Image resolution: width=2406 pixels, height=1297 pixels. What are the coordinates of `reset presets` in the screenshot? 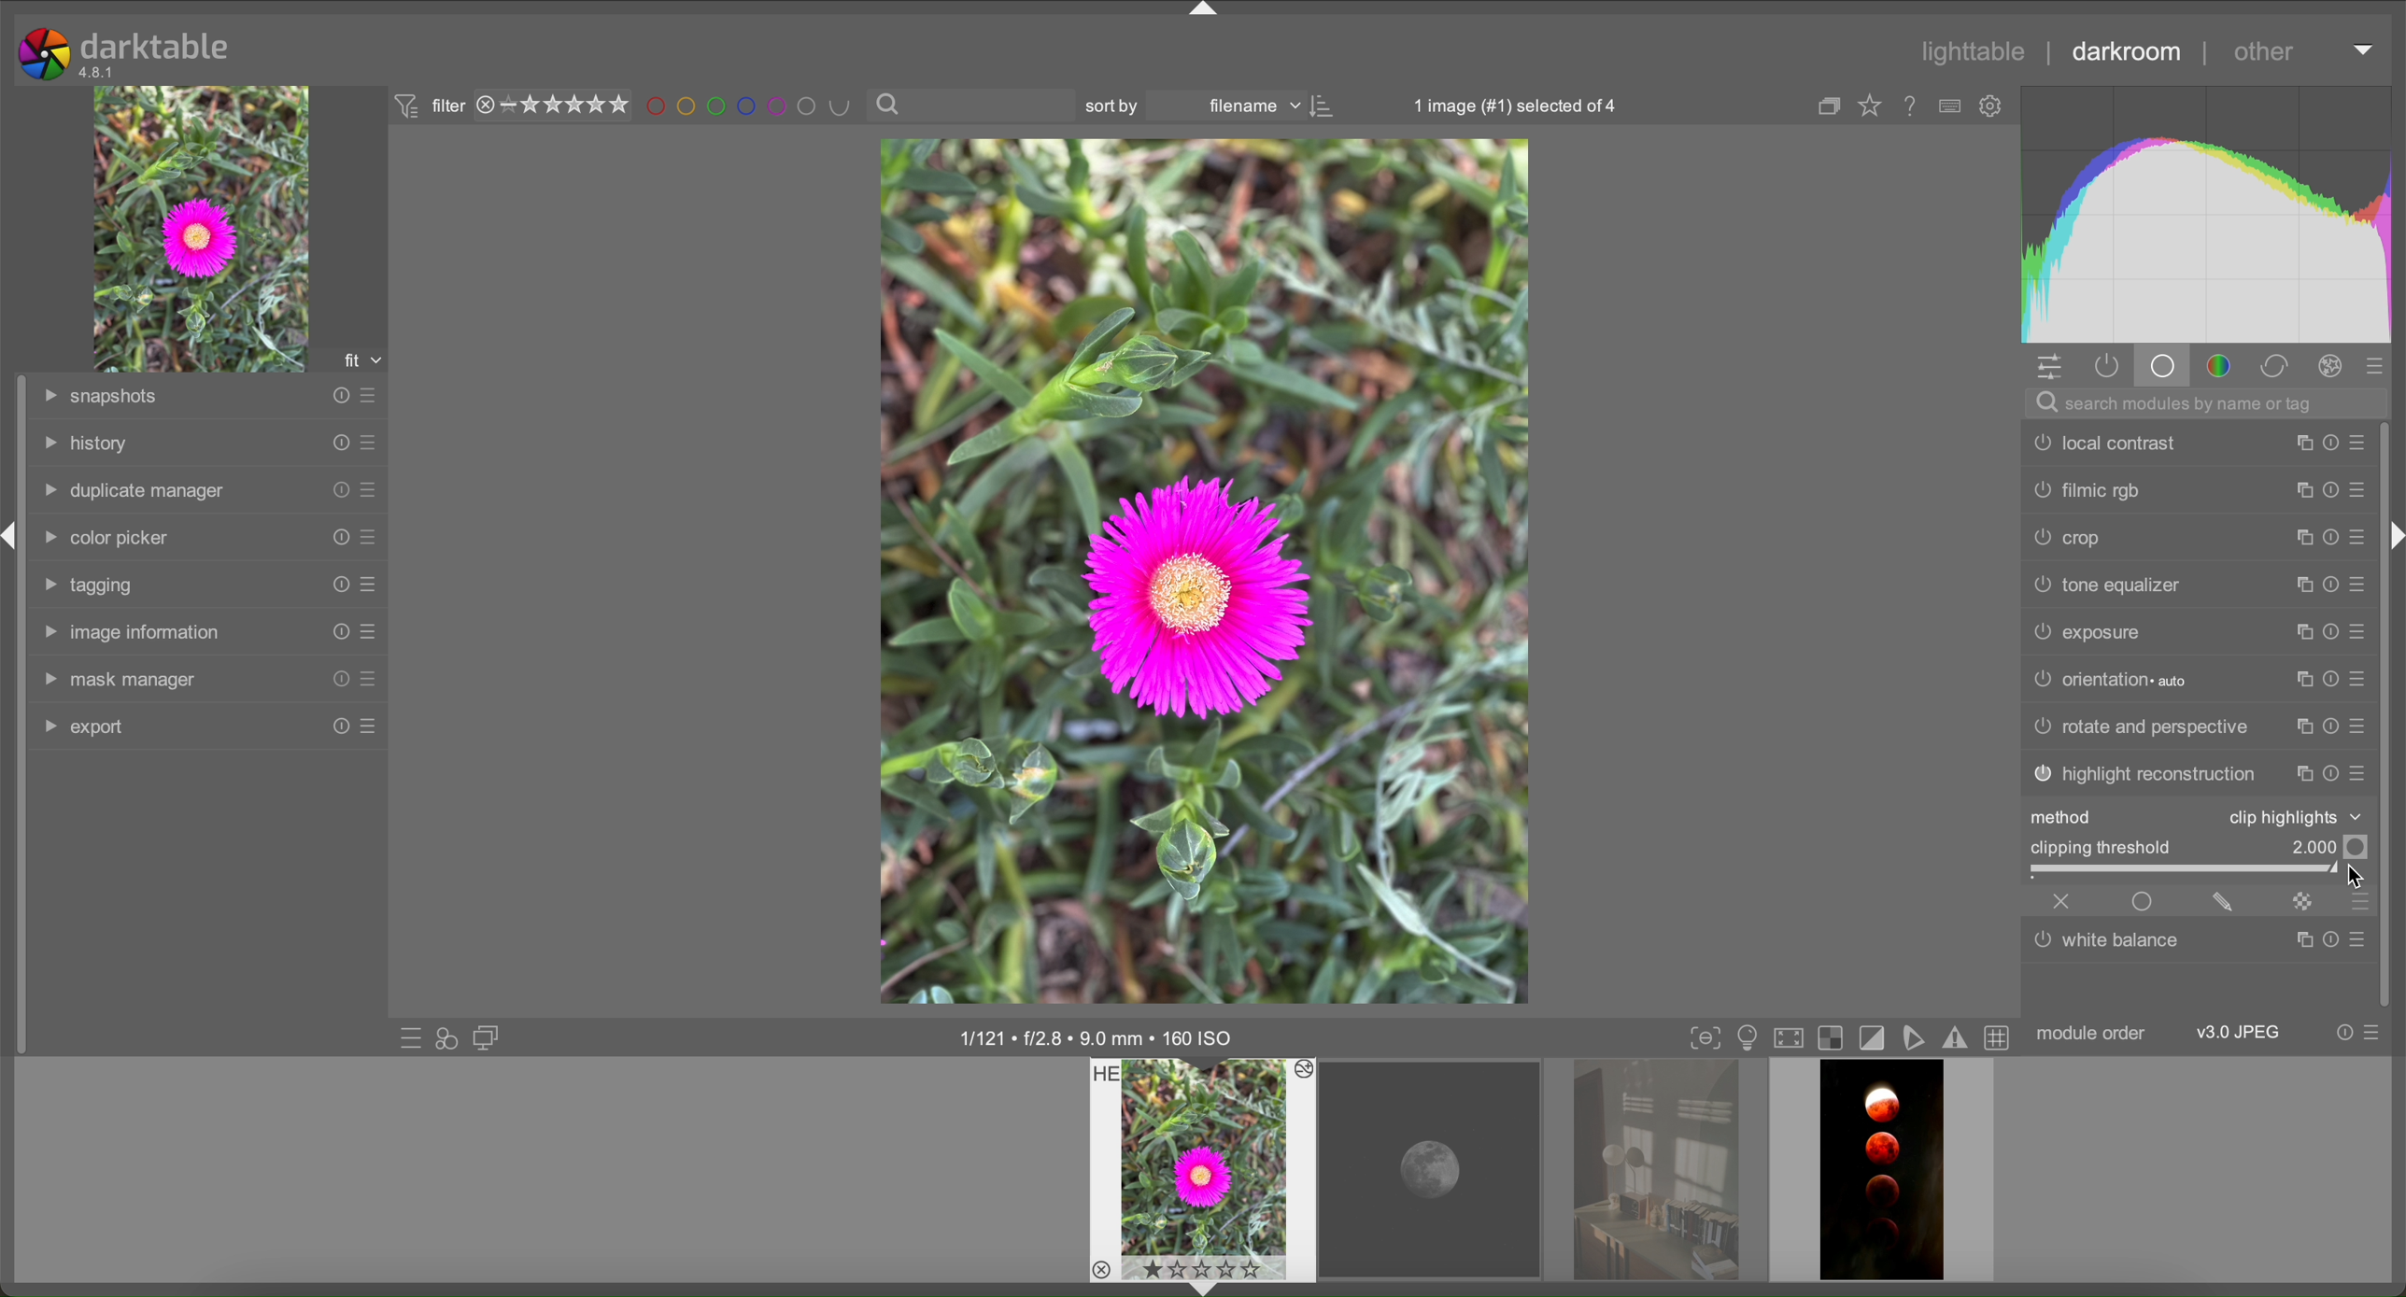 It's located at (336, 680).